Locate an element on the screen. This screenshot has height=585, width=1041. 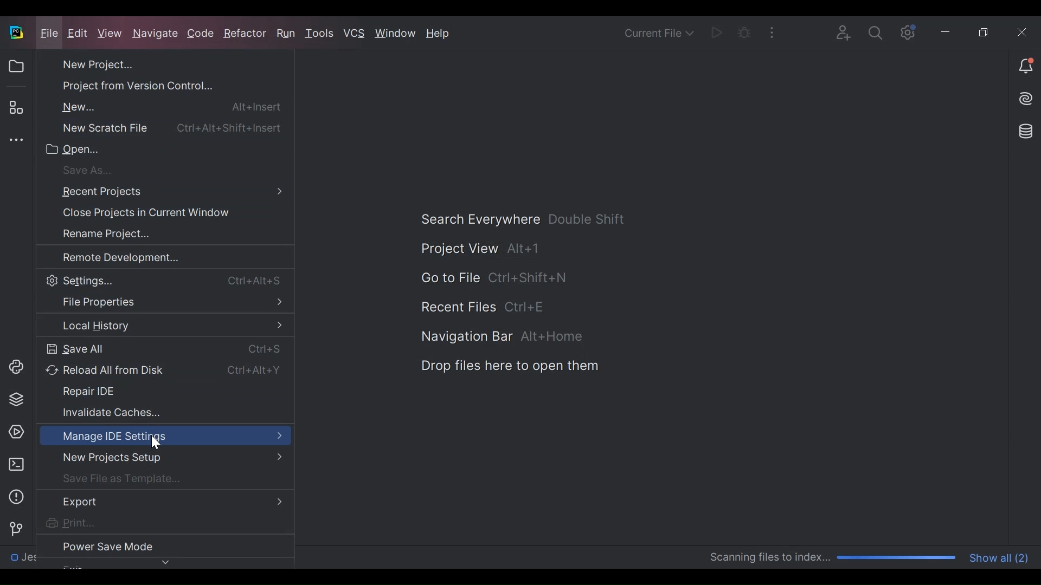
Bug is located at coordinates (744, 31).